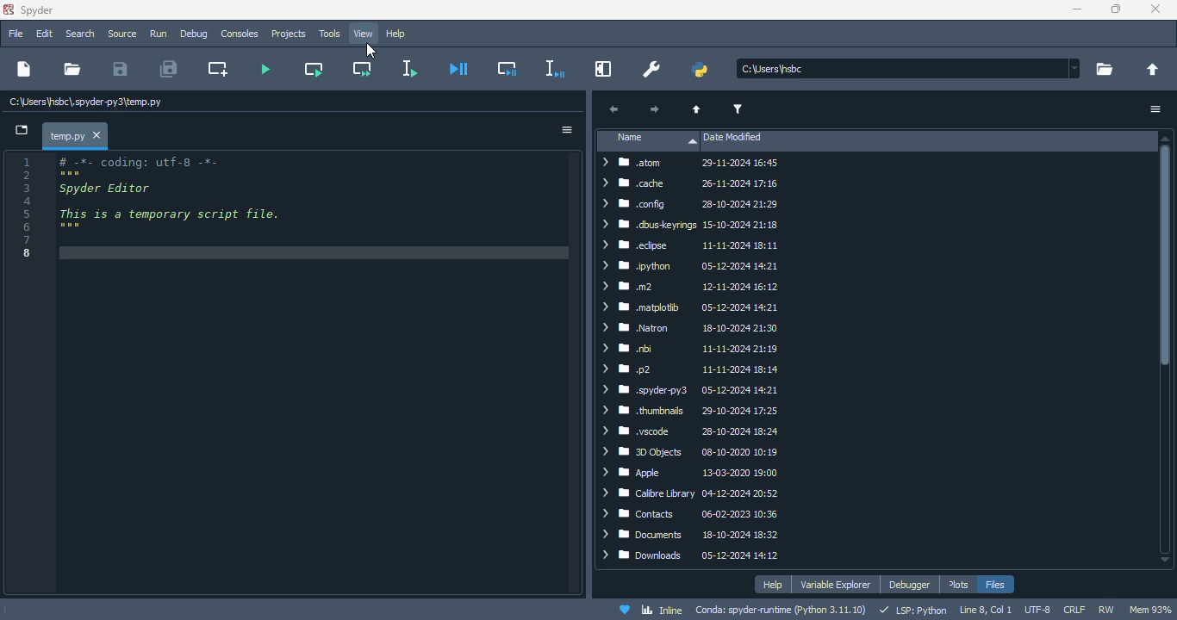 The width and height of the screenshot is (1177, 620). I want to click on browse tabs, so click(22, 131).